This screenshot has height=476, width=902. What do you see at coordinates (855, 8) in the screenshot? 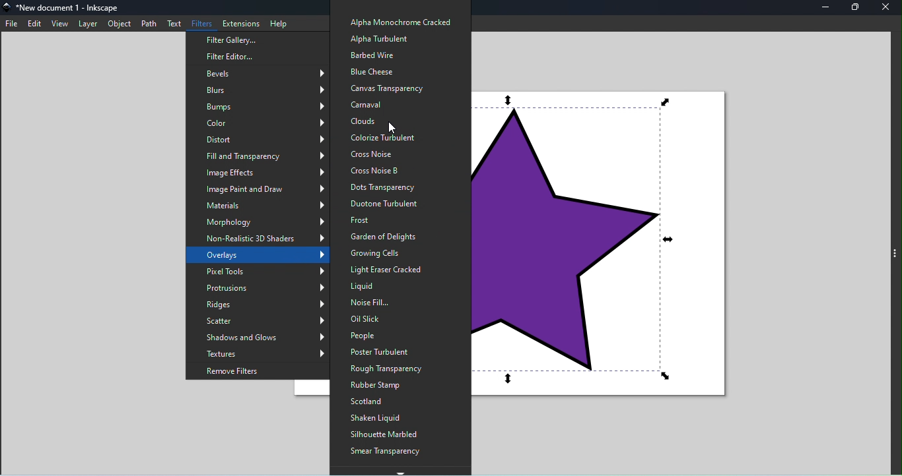
I see `maximize` at bounding box center [855, 8].